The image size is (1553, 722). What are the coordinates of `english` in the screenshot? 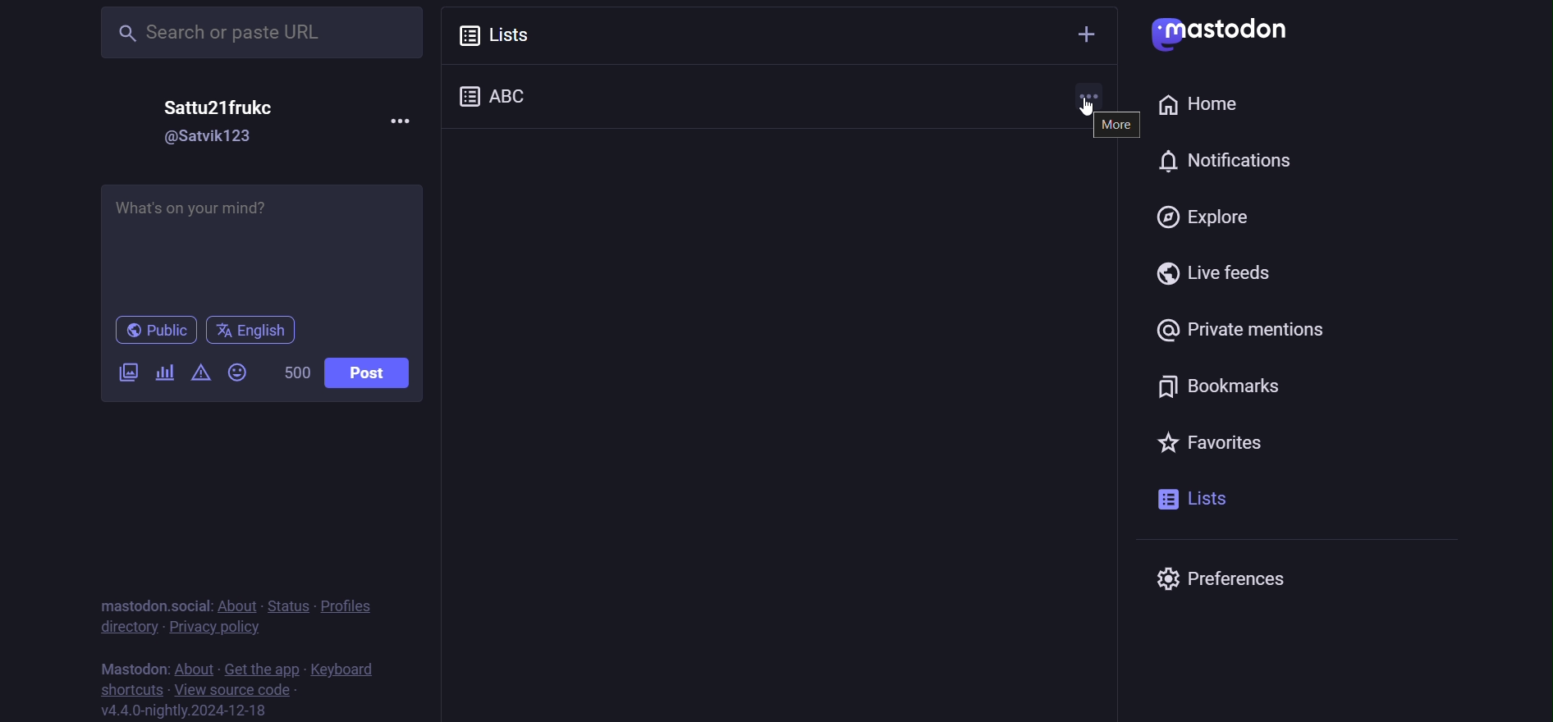 It's located at (251, 328).